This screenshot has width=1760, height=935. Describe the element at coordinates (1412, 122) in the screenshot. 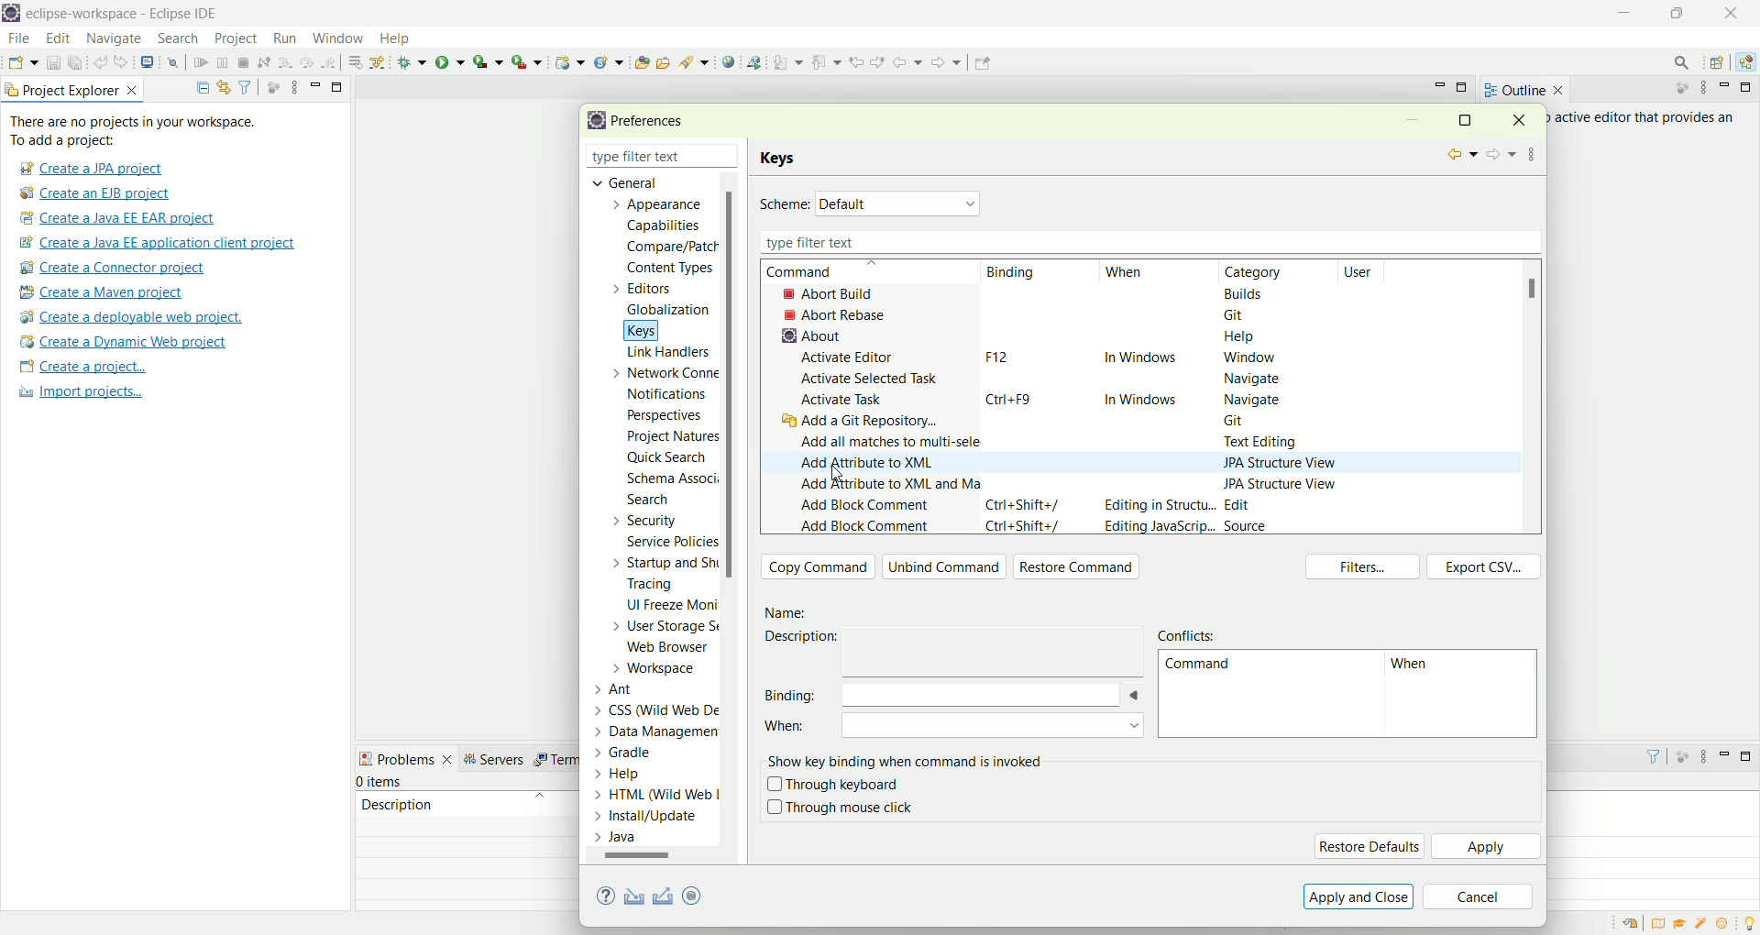

I see `minimize` at that location.